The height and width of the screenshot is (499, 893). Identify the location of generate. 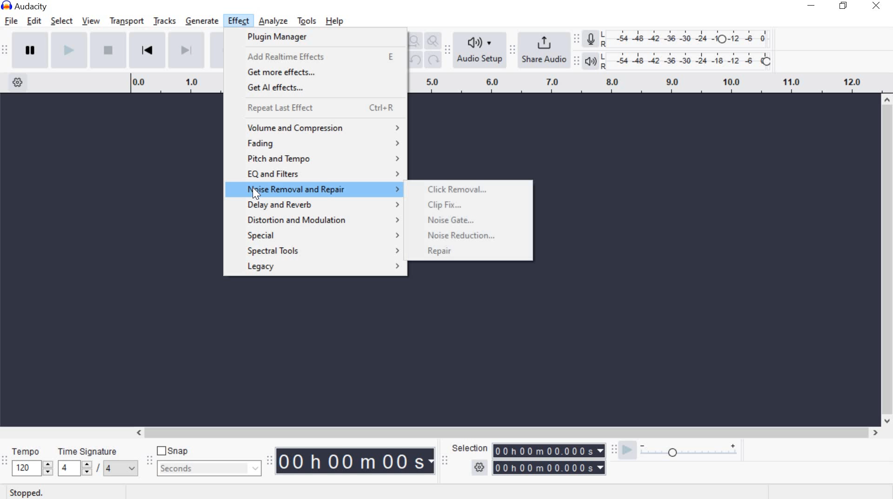
(200, 22).